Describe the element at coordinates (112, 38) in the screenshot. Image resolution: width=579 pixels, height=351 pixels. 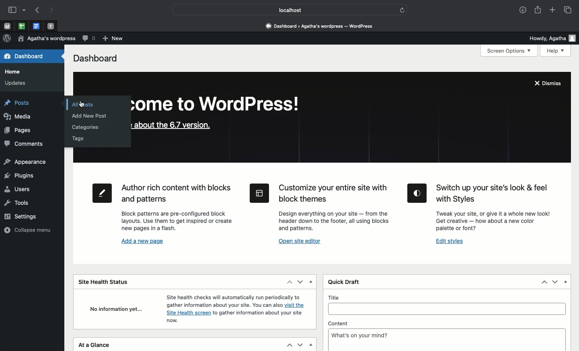
I see `New` at that location.